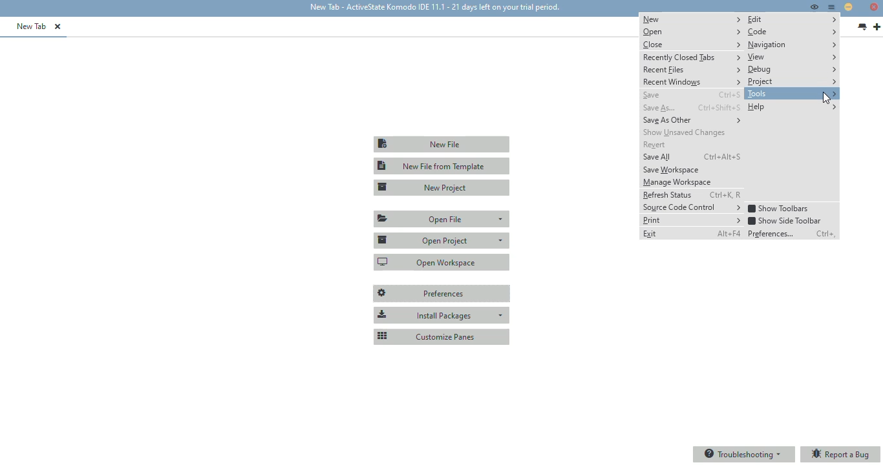  Describe the element at coordinates (719, 107) in the screenshot. I see `shortcut for save as` at that location.